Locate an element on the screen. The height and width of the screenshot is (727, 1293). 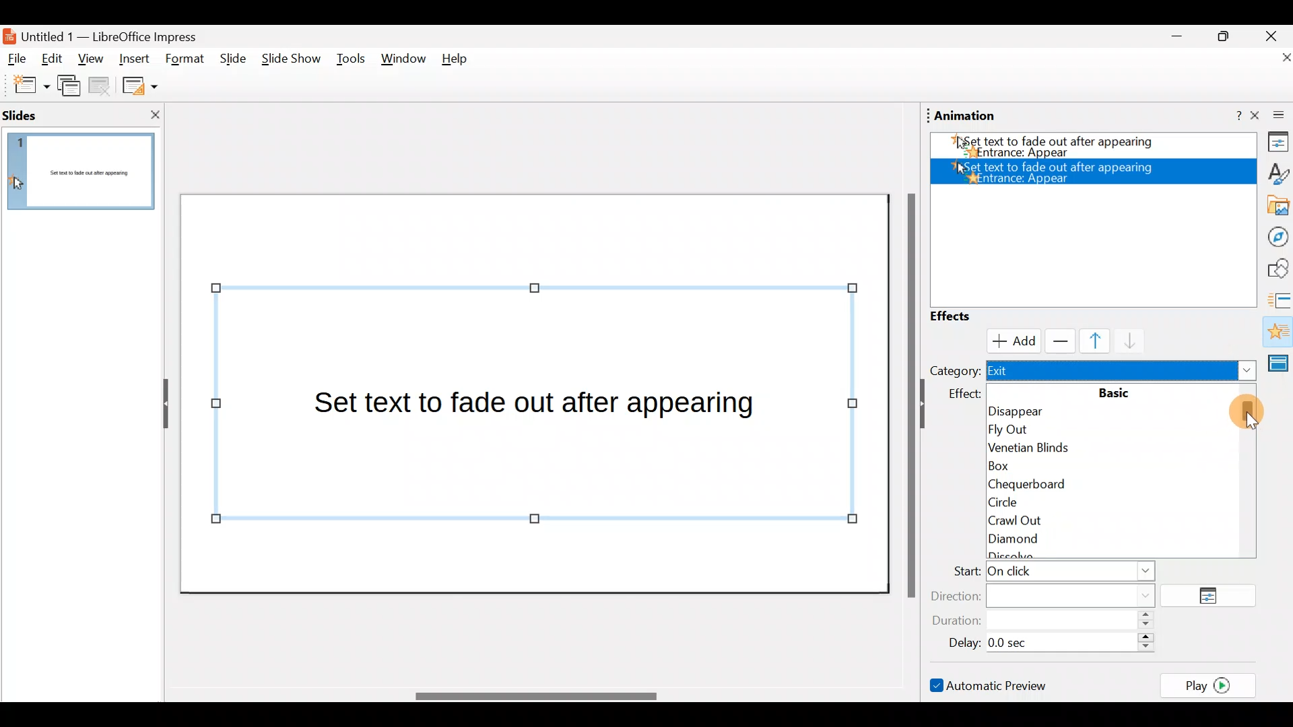
Slides is located at coordinates (43, 114).